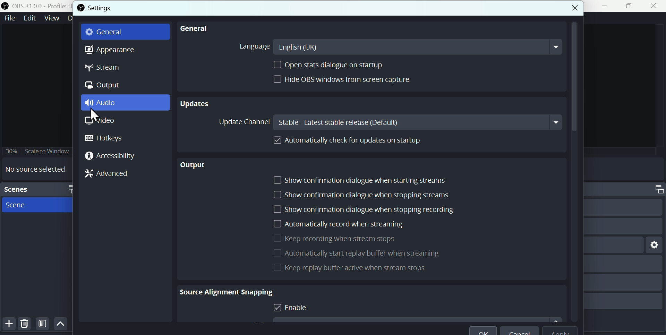 This screenshot has height=335, width=666. What do you see at coordinates (112, 156) in the screenshot?
I see `Accessibility` at bounding box center [112, 156].